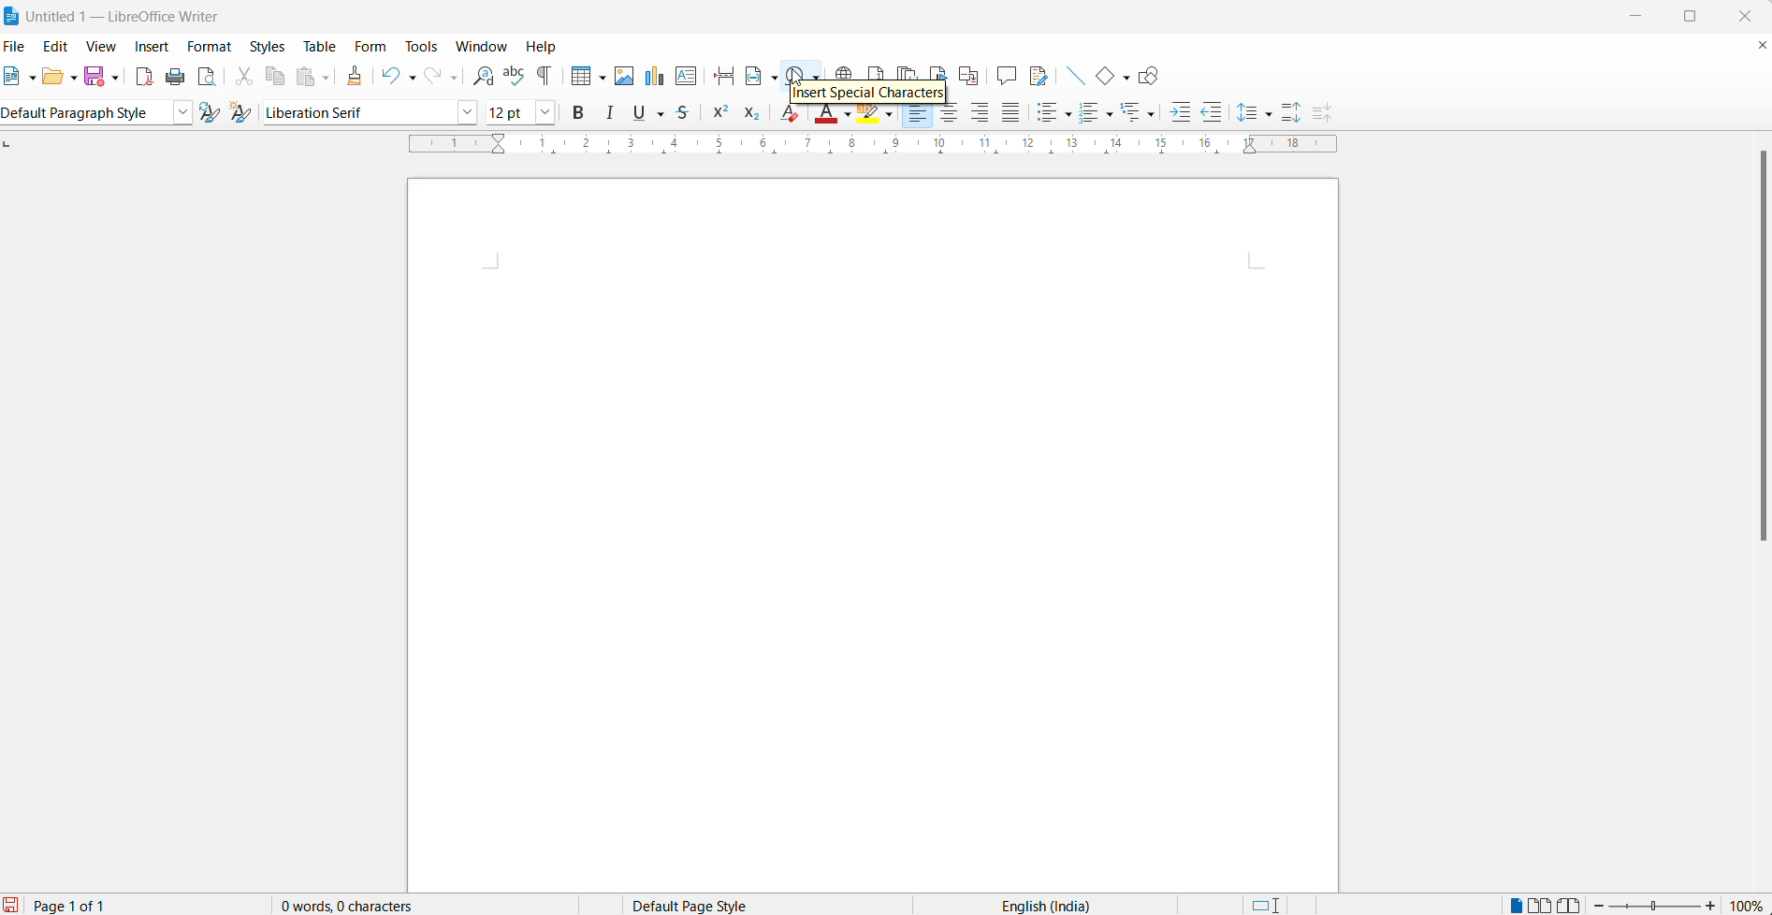 The width and height of the screenshot is (1772, 915). What do you see at coordinates (129, 17) in the screenshot?
I see `hy Untitled 1 — LibreOffice Writer` at bounding box center [129, 17].